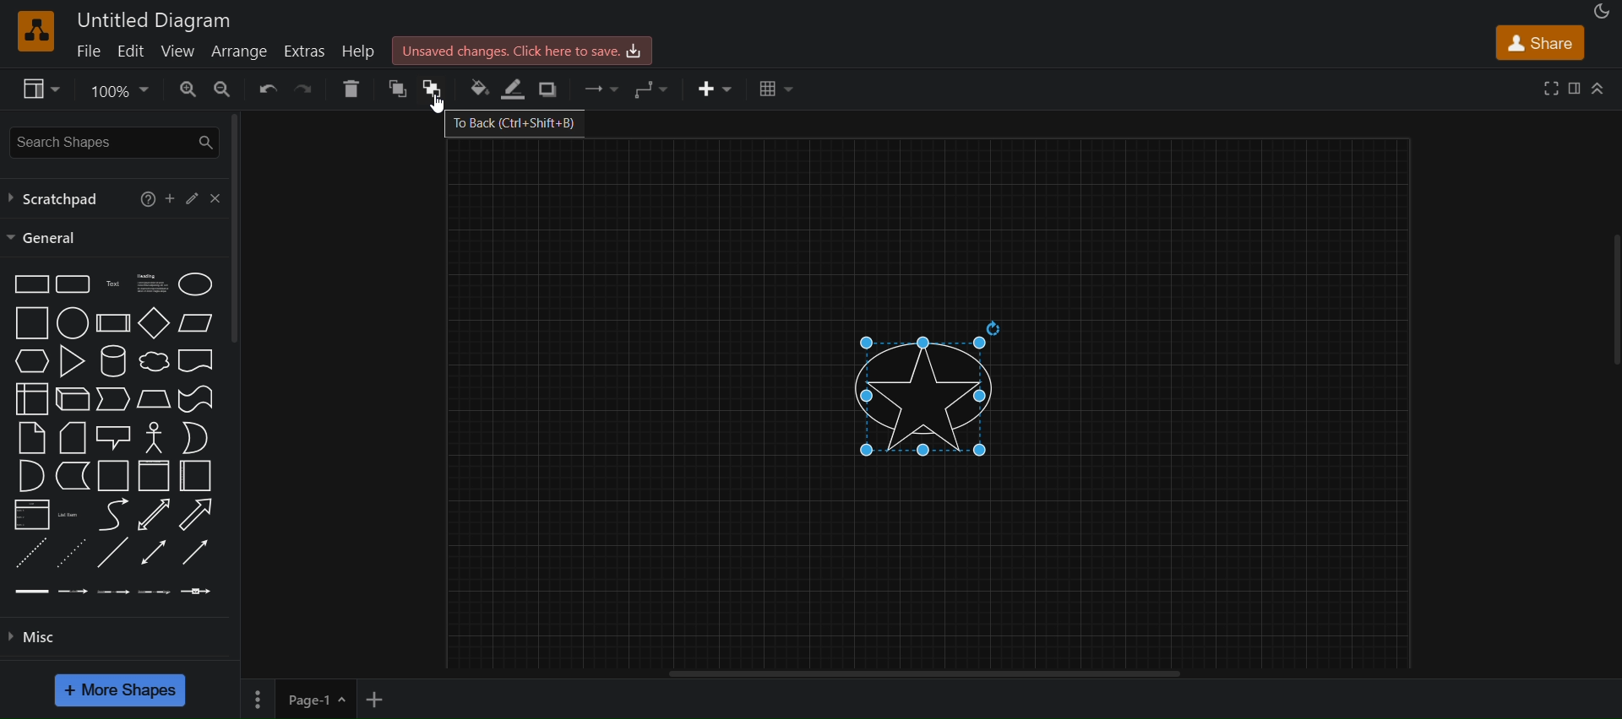 This screenshot has width=1622, height=719. What do you see at coordinates (296, 699) in the screenshot?
I see `page 1` at bounding box center [296, 699].